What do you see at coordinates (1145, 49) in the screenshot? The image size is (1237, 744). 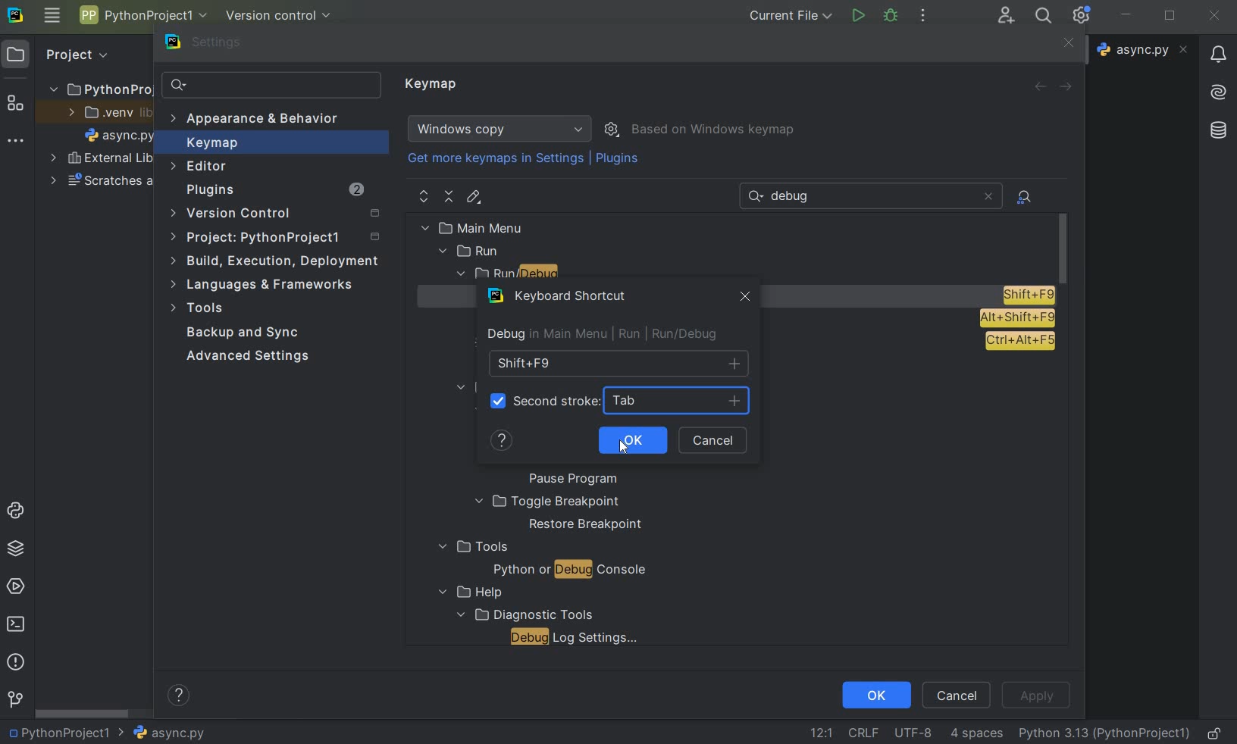 I see `file name` at bounding box center [1145, 49].